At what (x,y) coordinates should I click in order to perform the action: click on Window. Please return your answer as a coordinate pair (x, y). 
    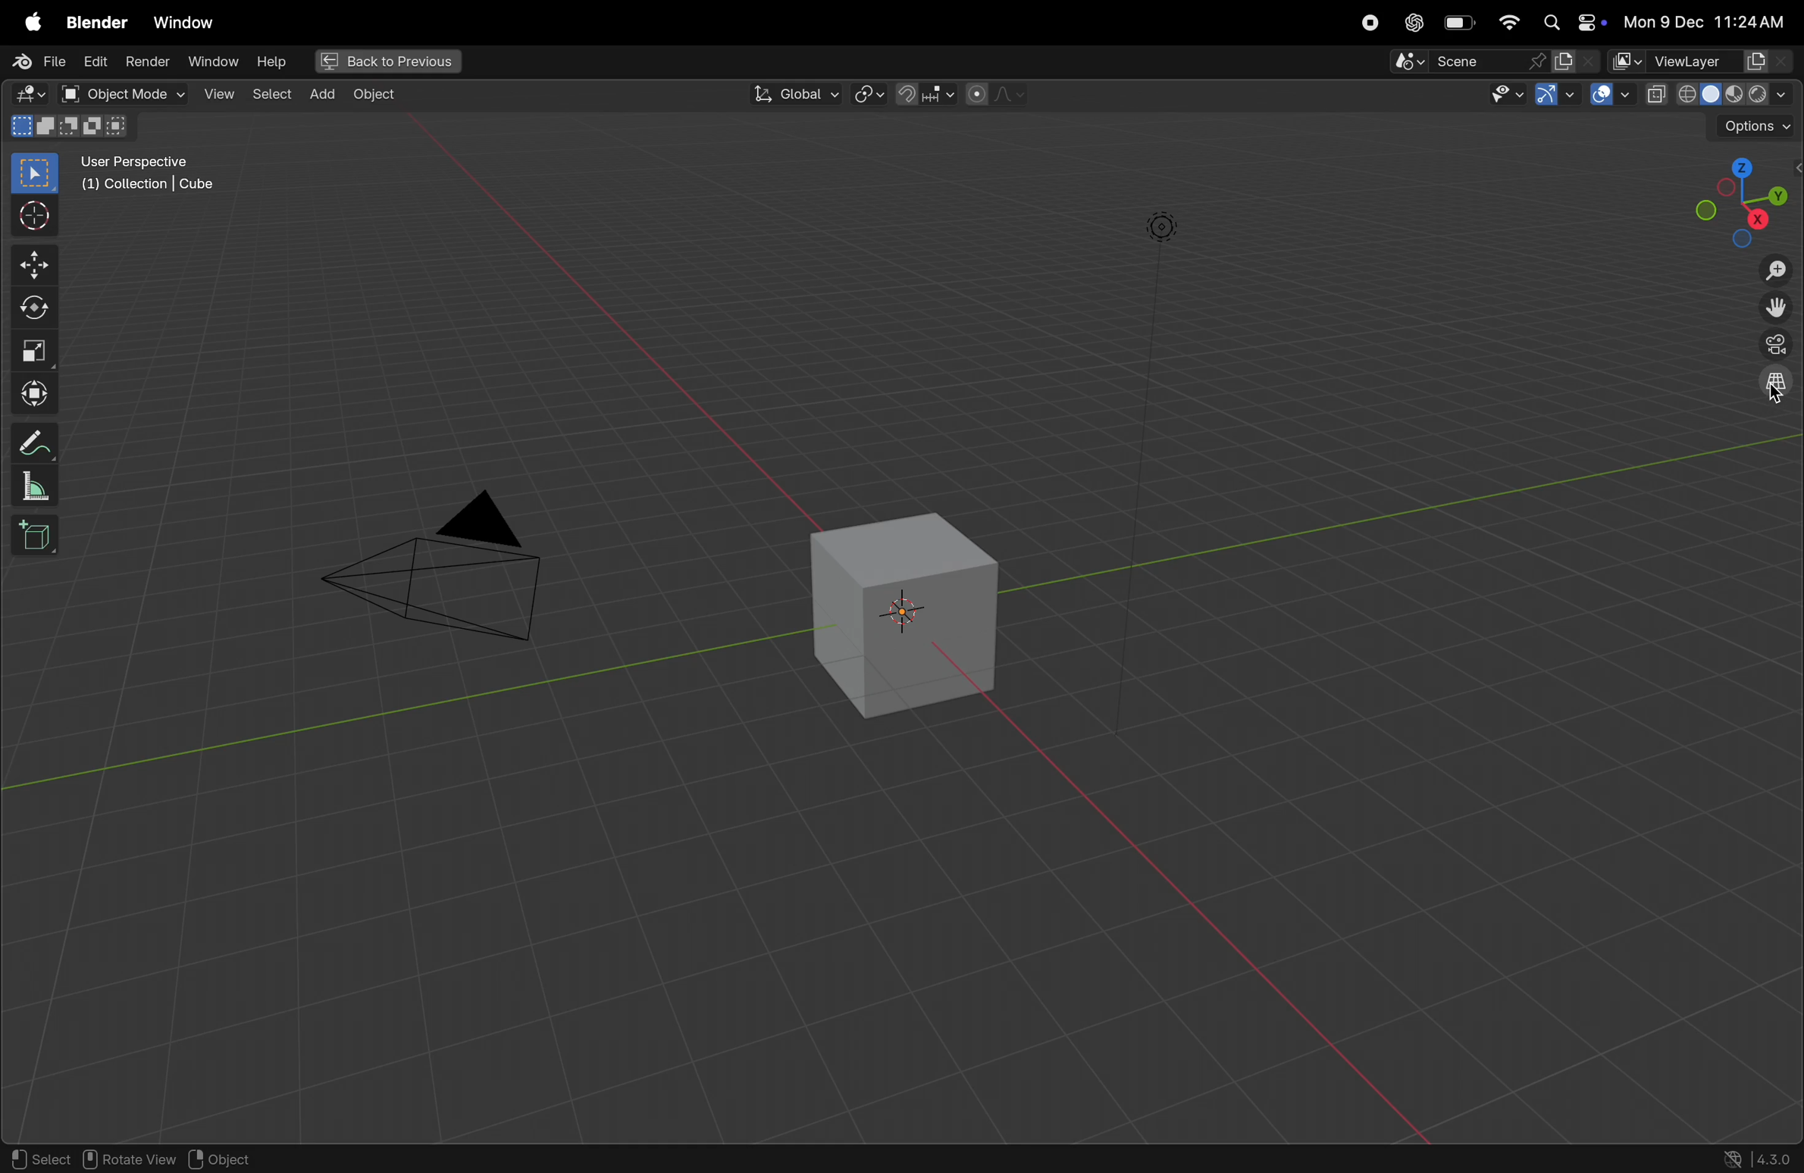
    Looking at the image, I should click on (192, 18).